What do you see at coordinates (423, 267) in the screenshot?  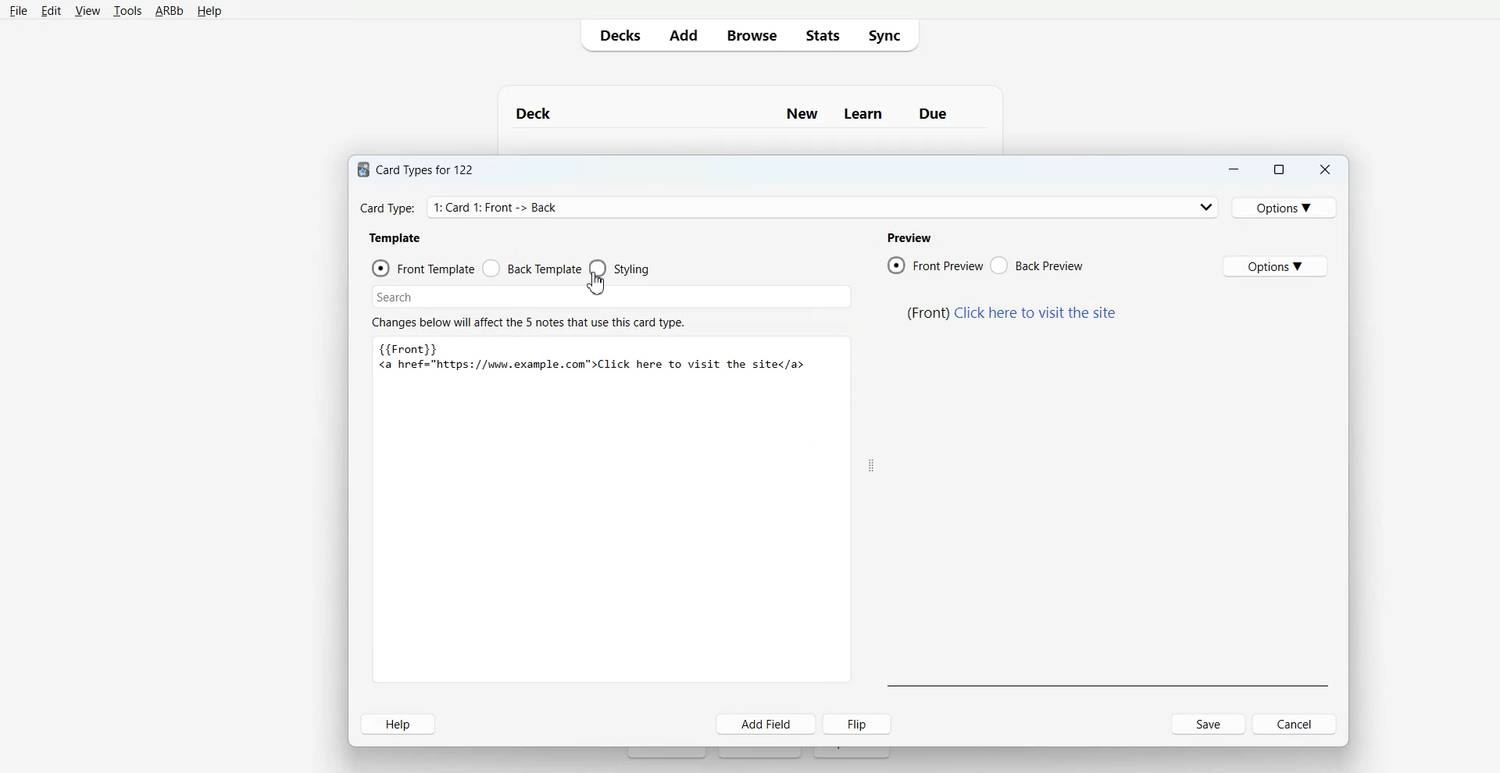 I see `Front Template` at bounding box center [423, 267].